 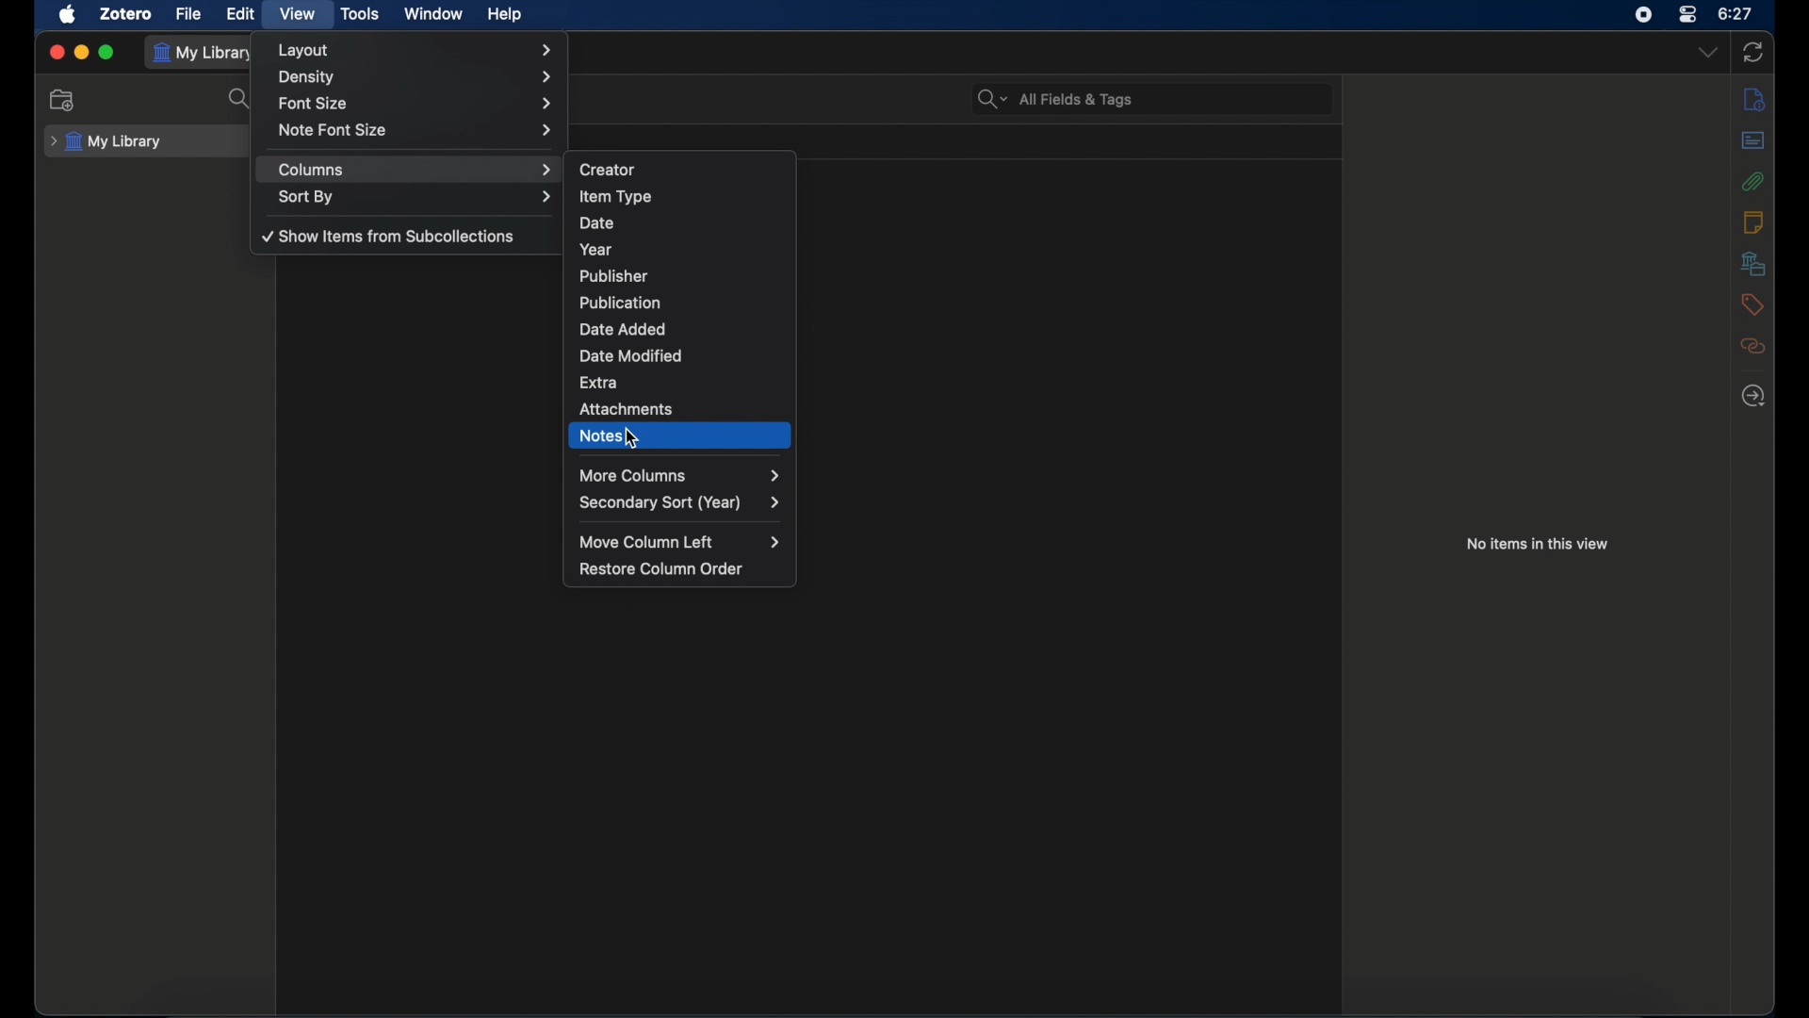 What do you see at coordinates (1753, 53) in the screenshot?
I see `sync` at bounding box center [1753, 53].